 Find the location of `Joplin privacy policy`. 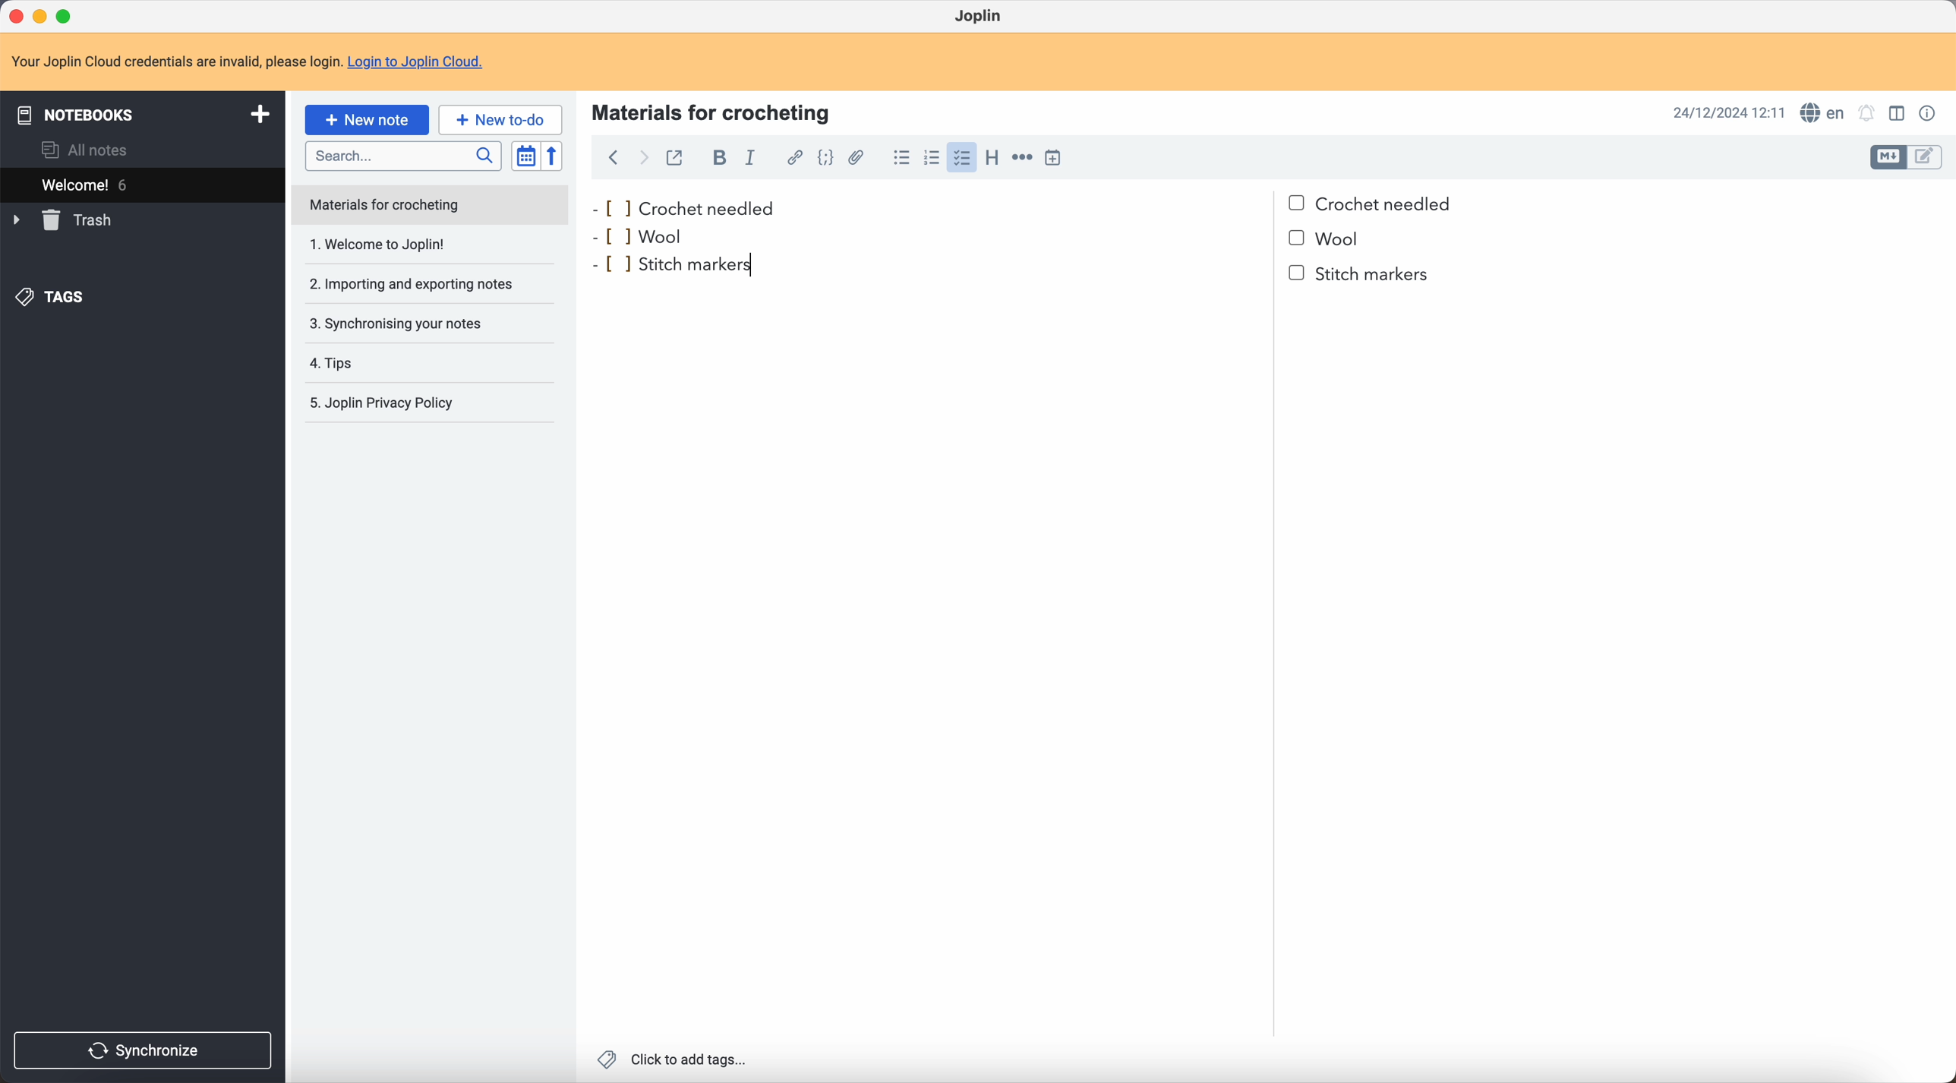

Joplin privacy policy is located at coordinates (390, 406).